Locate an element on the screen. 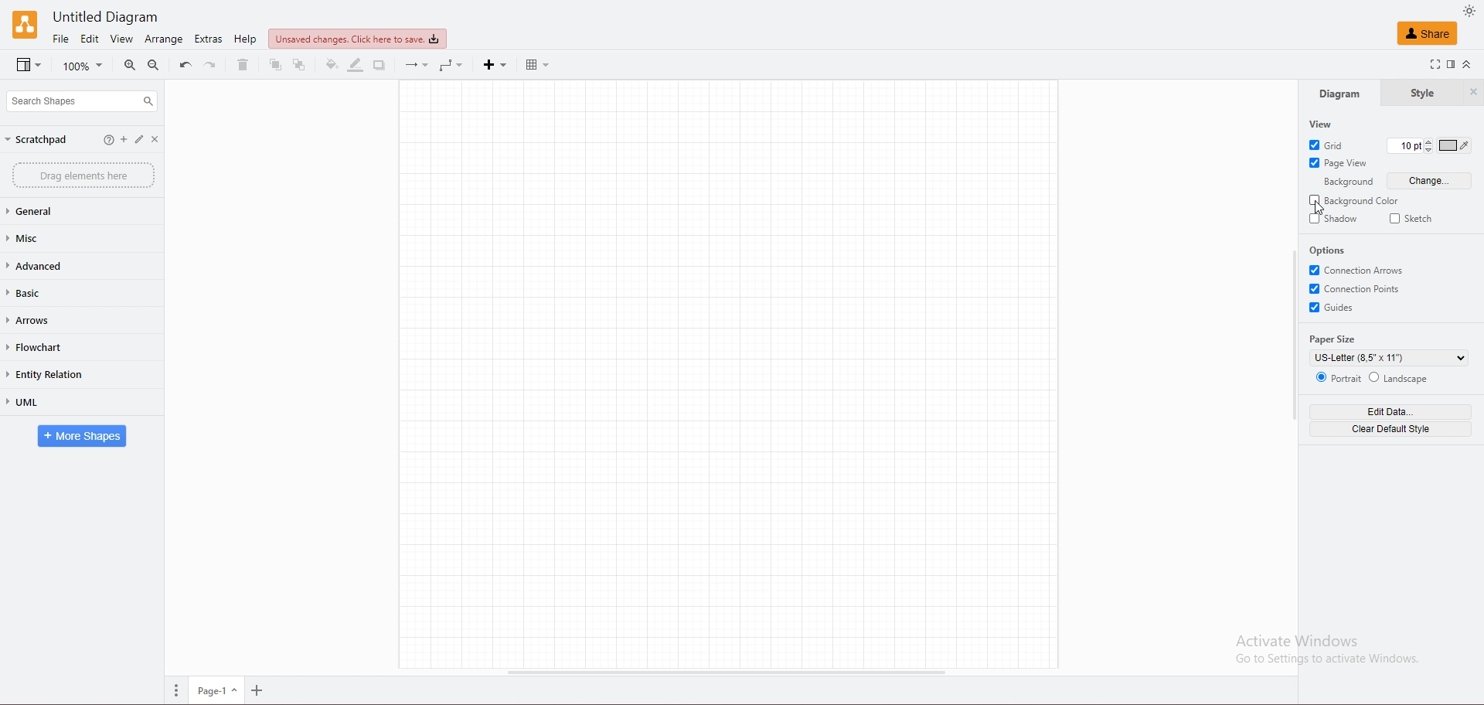 This screenshot has height=705, width=1484. options is located at coordinates (1329, 250).